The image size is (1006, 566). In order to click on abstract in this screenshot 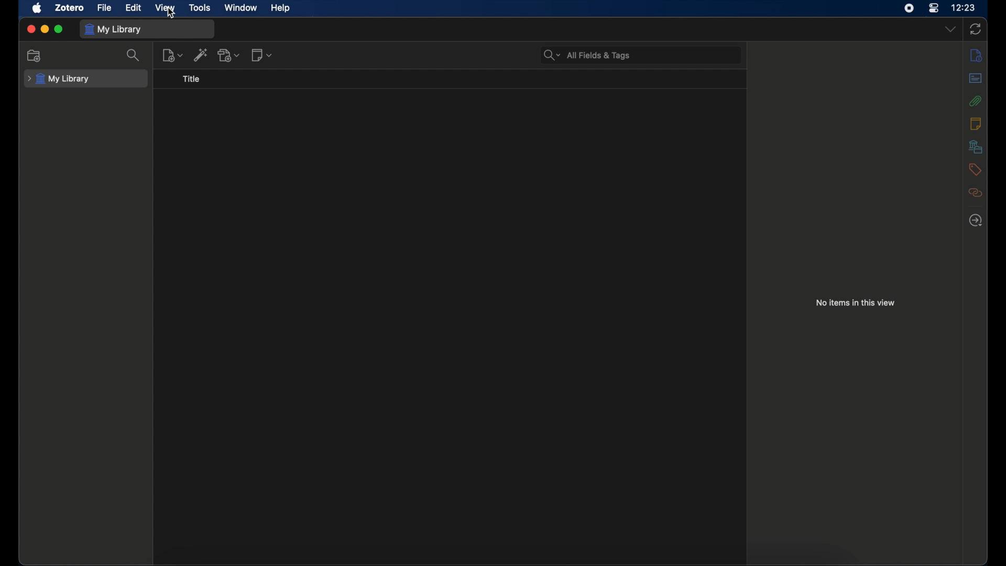, I will do `click(976, 78)`.